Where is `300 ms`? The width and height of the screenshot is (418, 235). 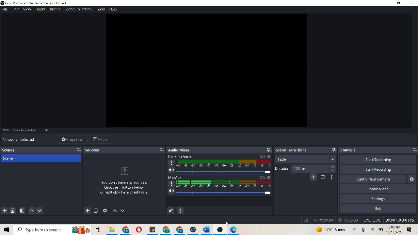
300 ms is located at coordinates (315, 169).